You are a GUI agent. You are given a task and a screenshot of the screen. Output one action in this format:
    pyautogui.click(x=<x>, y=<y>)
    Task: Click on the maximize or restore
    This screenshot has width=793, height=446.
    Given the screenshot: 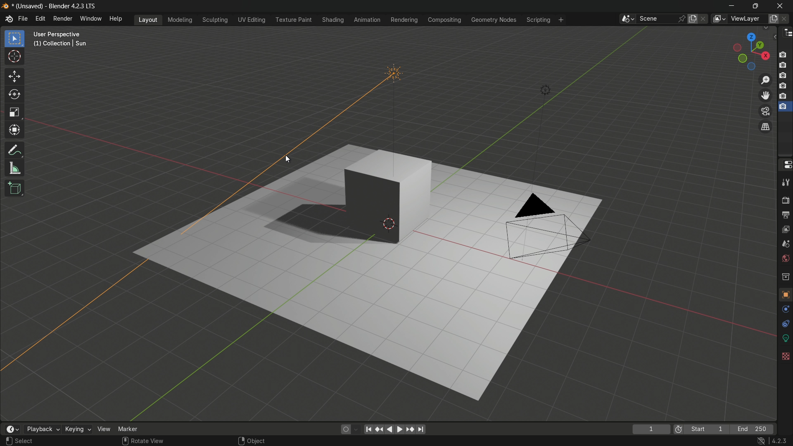 What is the action you would take?
    pyautogui.click(x=755, y=5)
    